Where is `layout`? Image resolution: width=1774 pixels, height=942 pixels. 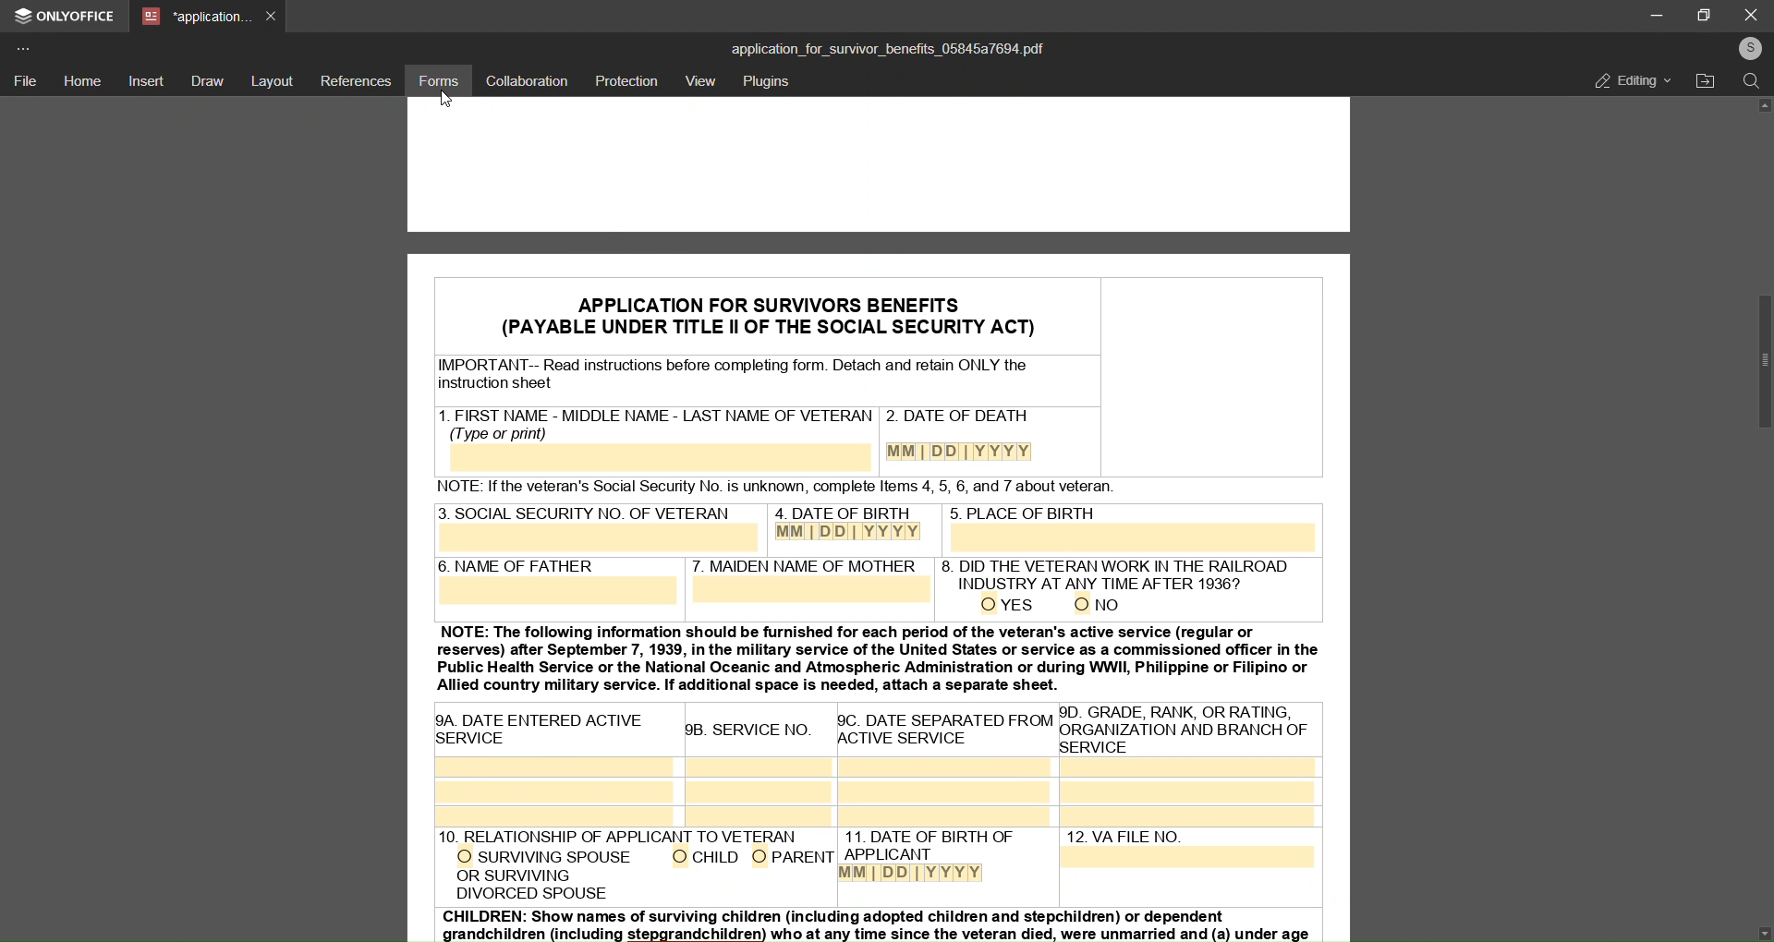
layout is located at coordinates (273, 79).